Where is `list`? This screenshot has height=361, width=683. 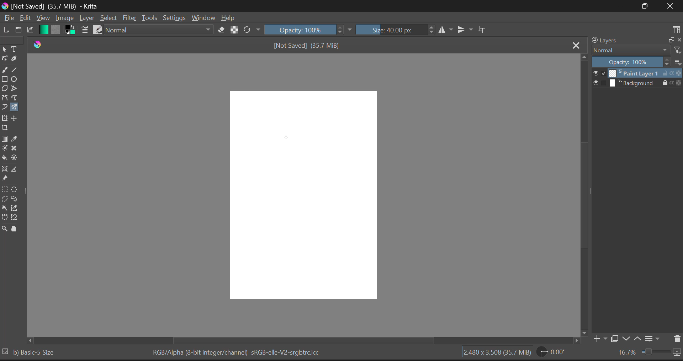 list is located at coordinates (677, 62).